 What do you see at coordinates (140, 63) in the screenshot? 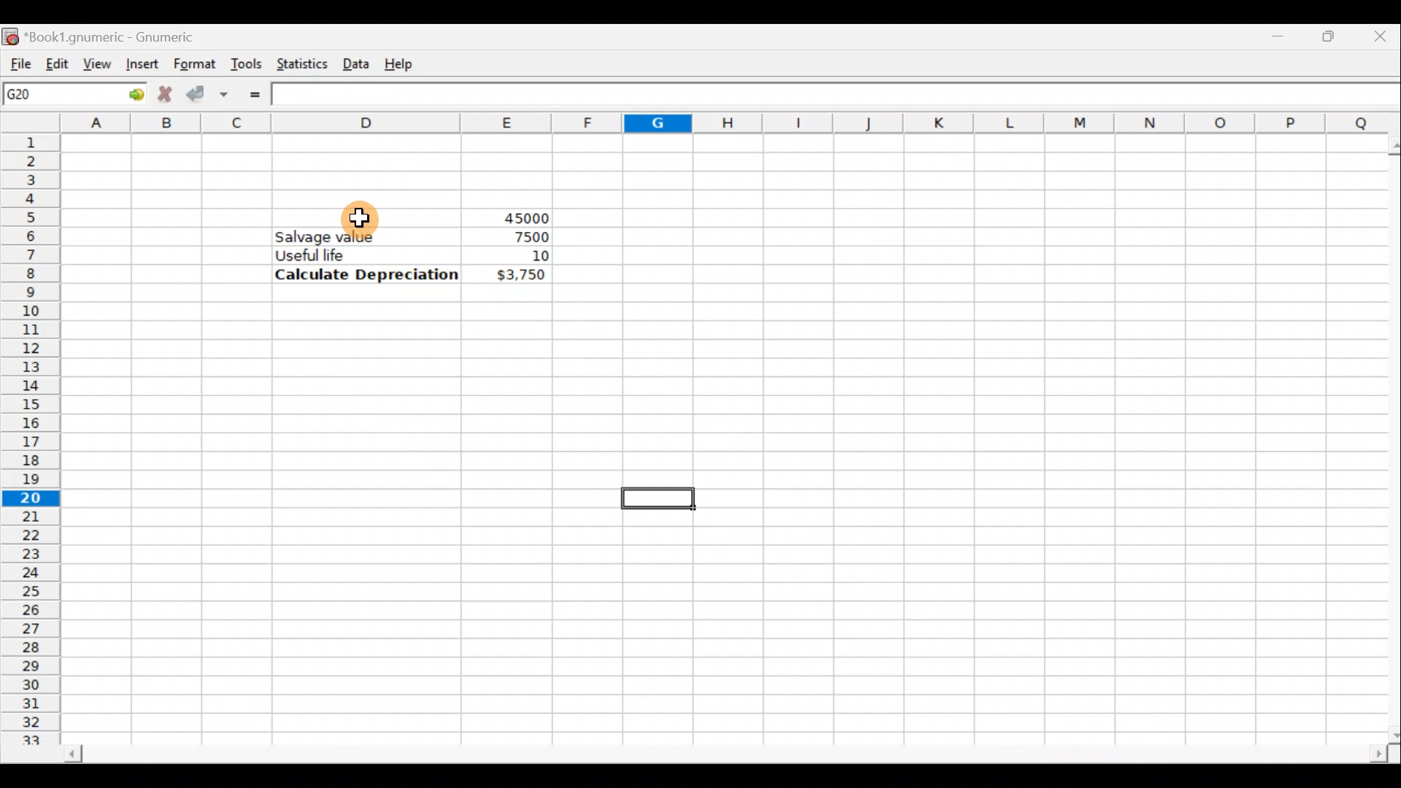
I see `Insert` at bounding box center [140, 63].